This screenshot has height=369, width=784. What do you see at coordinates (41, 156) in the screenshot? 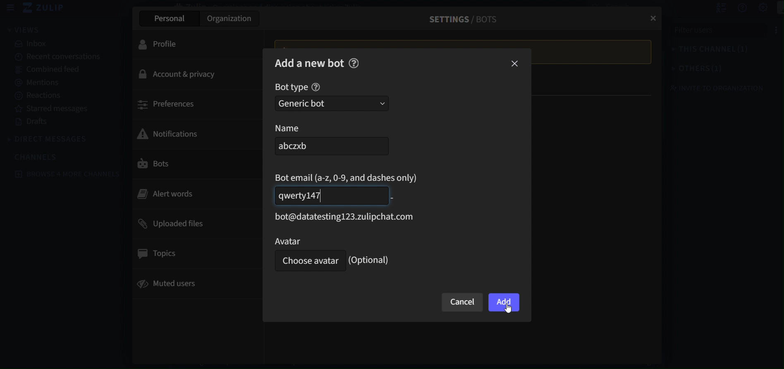
I see `channels` at bounding box center [41, 156].